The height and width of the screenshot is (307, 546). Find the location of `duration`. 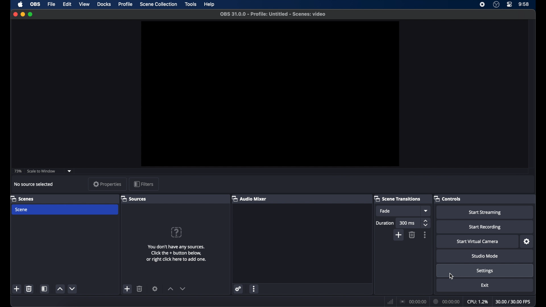

duration is located at coordinates (447, 302).